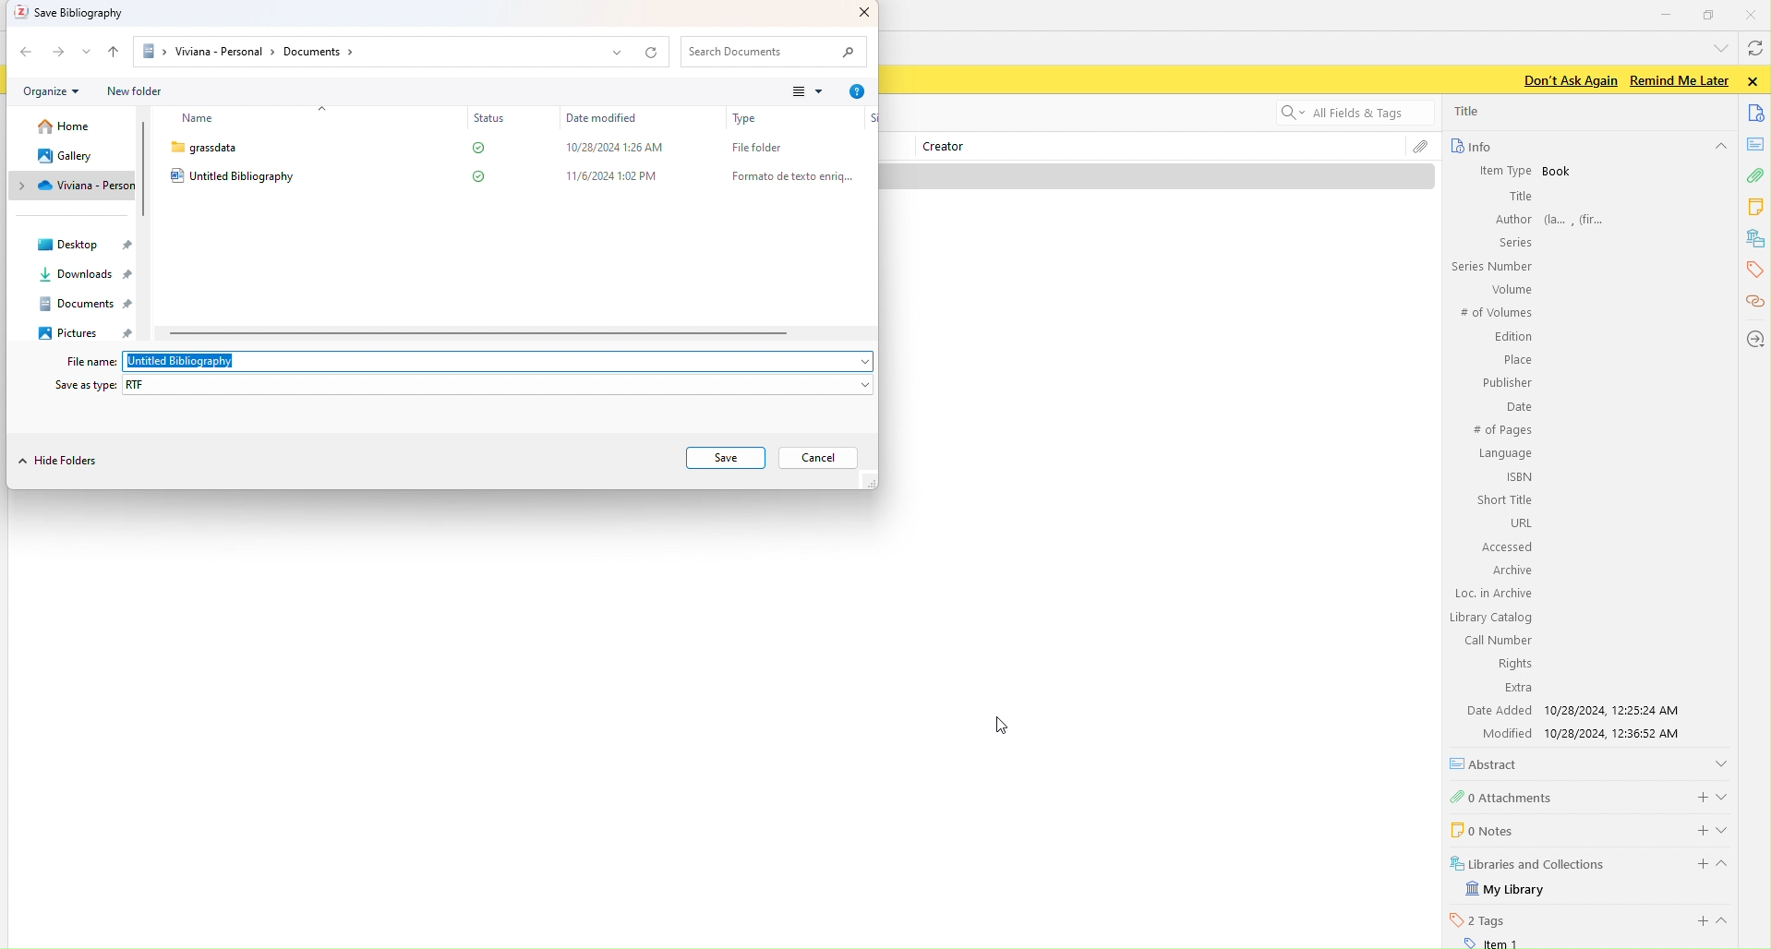  Describe the element at coordinates (858, 92) in the screenshot. I see `Help` at that location.